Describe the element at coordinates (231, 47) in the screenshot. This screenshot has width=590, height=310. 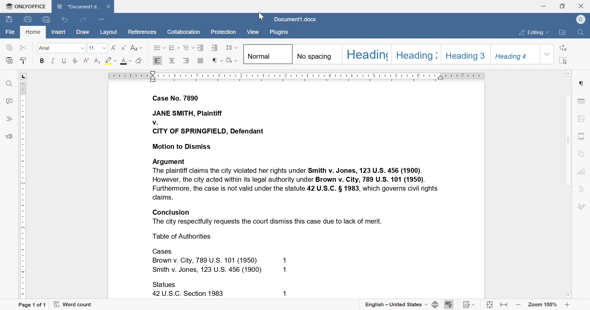
I see `paragraph line spacing` at that location.